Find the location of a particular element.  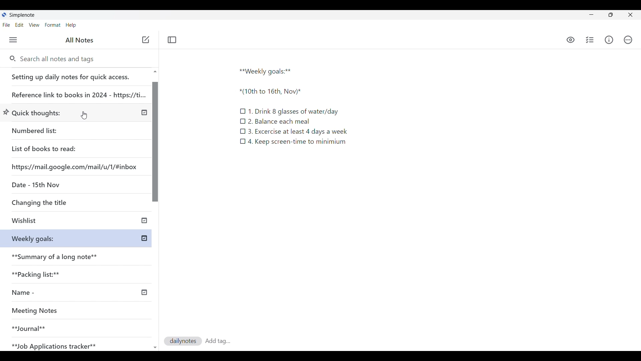

Close is located at coordinates (630, 15).